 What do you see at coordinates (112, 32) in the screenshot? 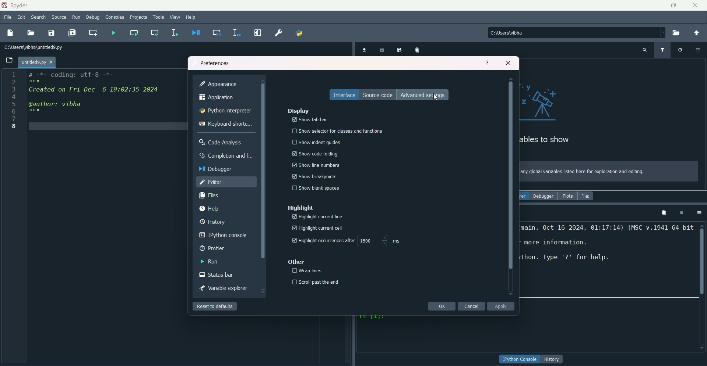
I see `run file` at bounding box center [112, 32].